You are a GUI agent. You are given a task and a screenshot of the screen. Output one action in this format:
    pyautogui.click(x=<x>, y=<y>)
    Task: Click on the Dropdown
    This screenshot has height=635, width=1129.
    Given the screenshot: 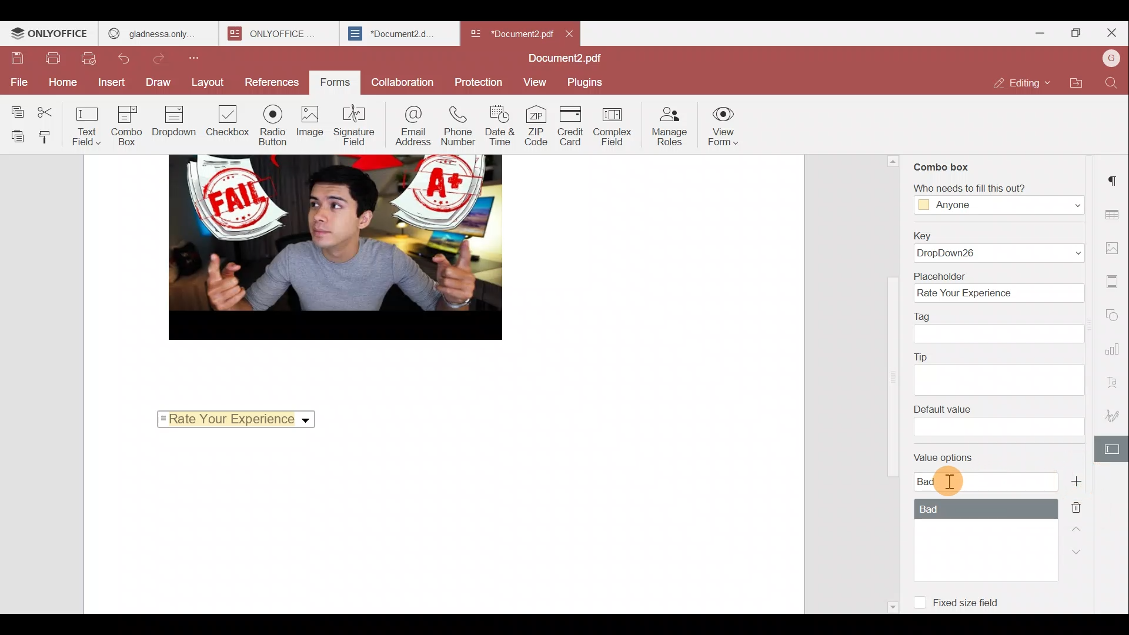 What is the action you would take?
    pyautogui.click(x=176, y=121)
    